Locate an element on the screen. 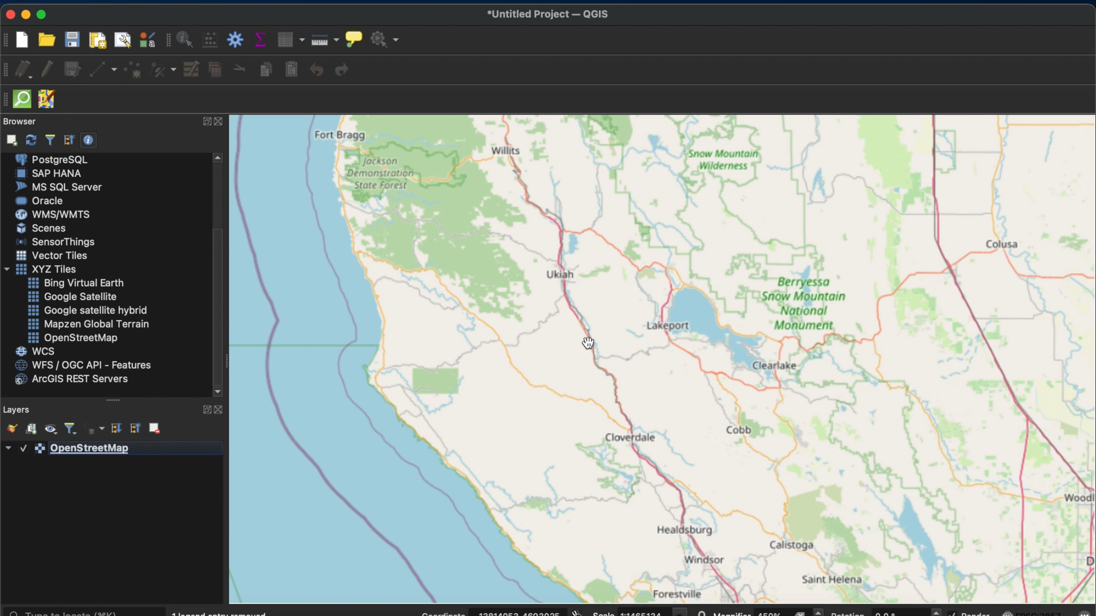 Image resolution: width=1096 pixels, height=616 pixels. showlayout manager is located at coordinates (123, 40).